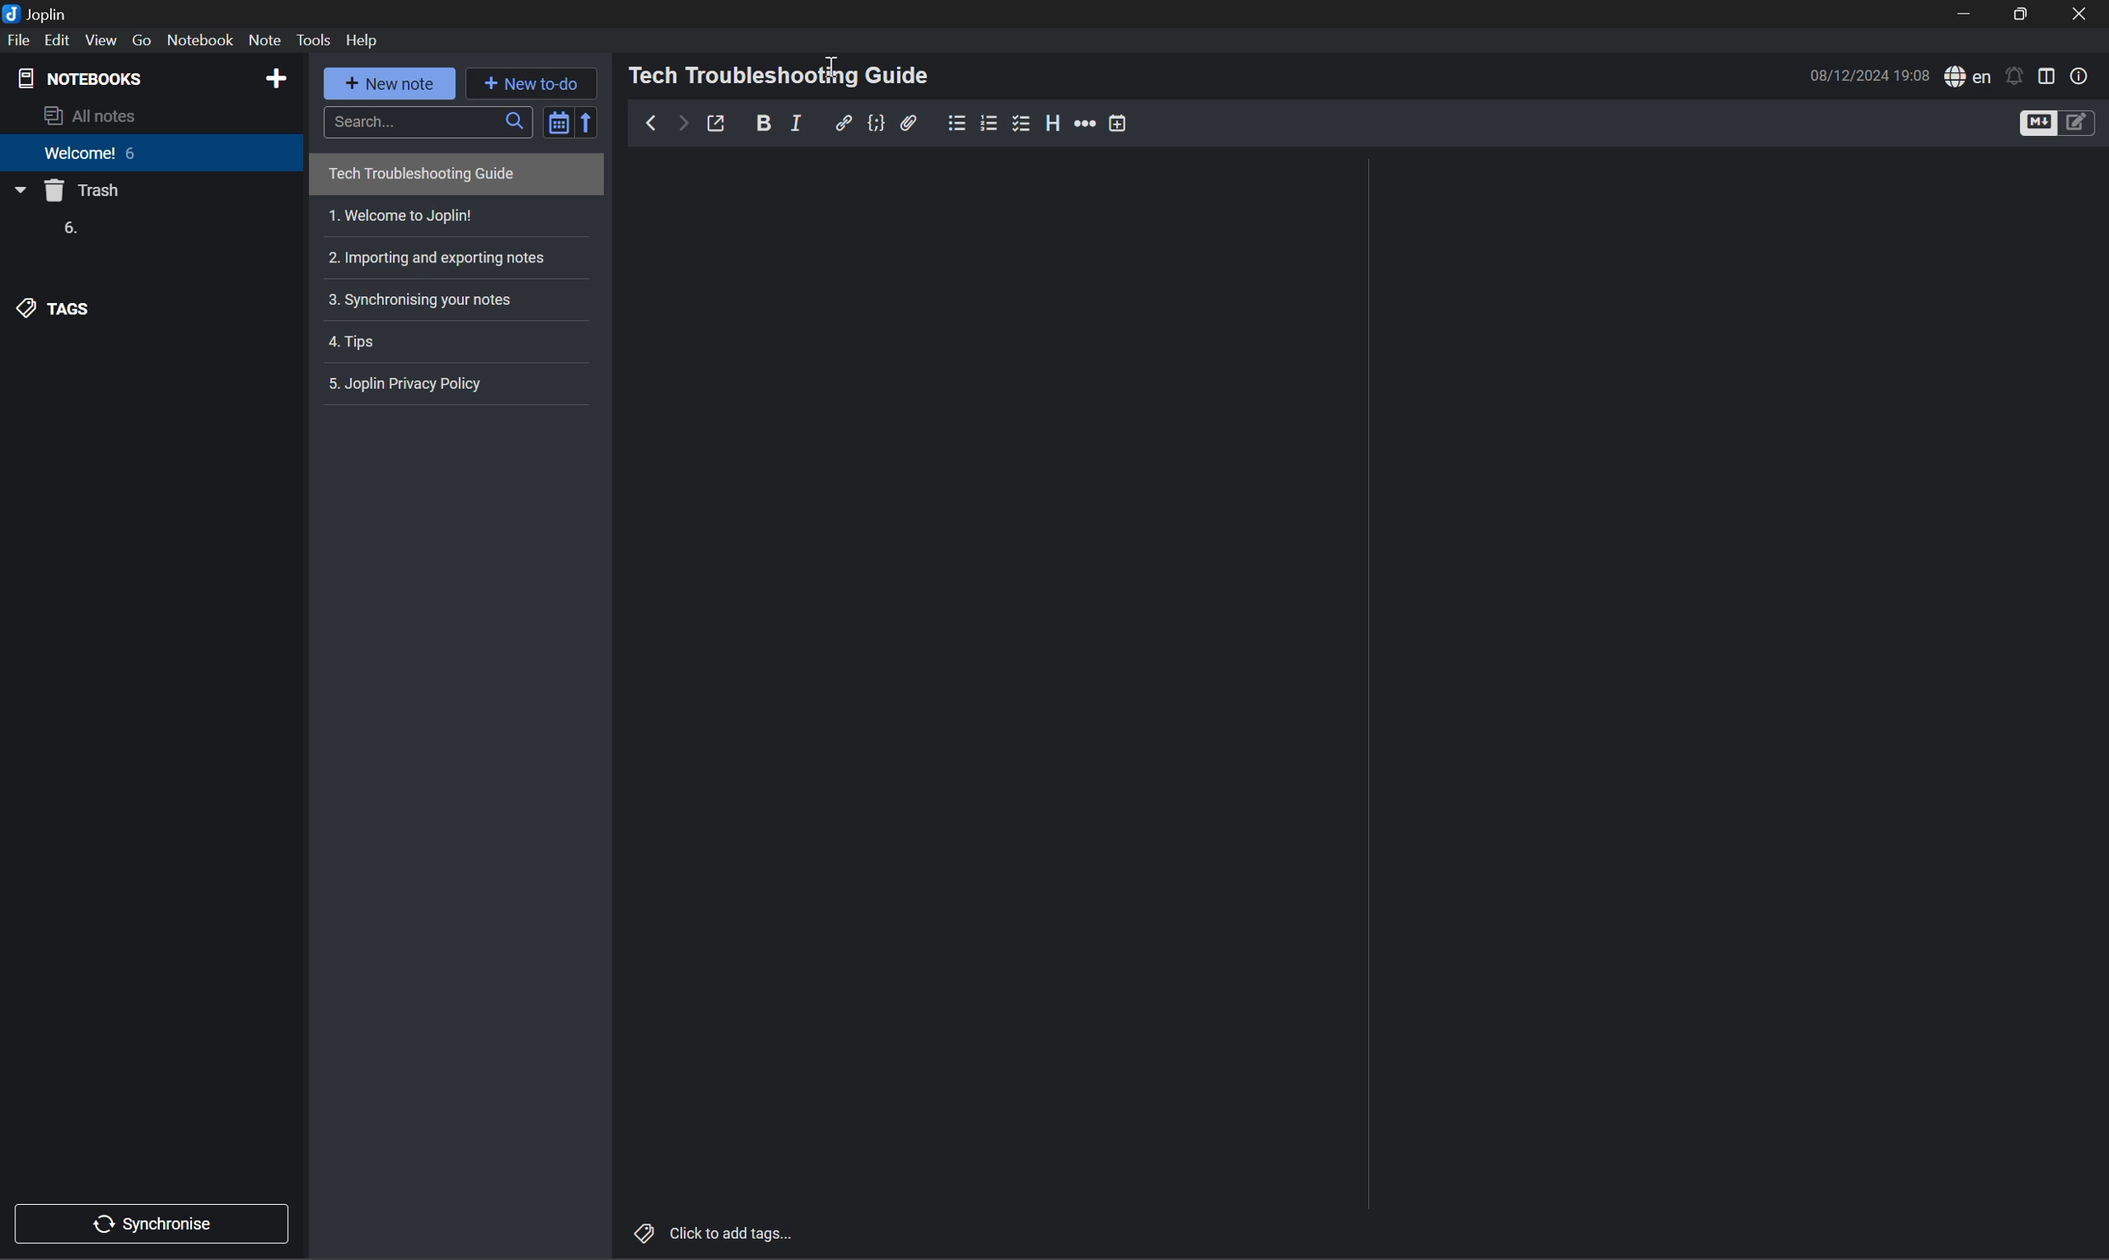  What do you see at coordinates (83, 76) in the screenshot?
I see `NOTEBOOKS` at bounding box center [83, 76].